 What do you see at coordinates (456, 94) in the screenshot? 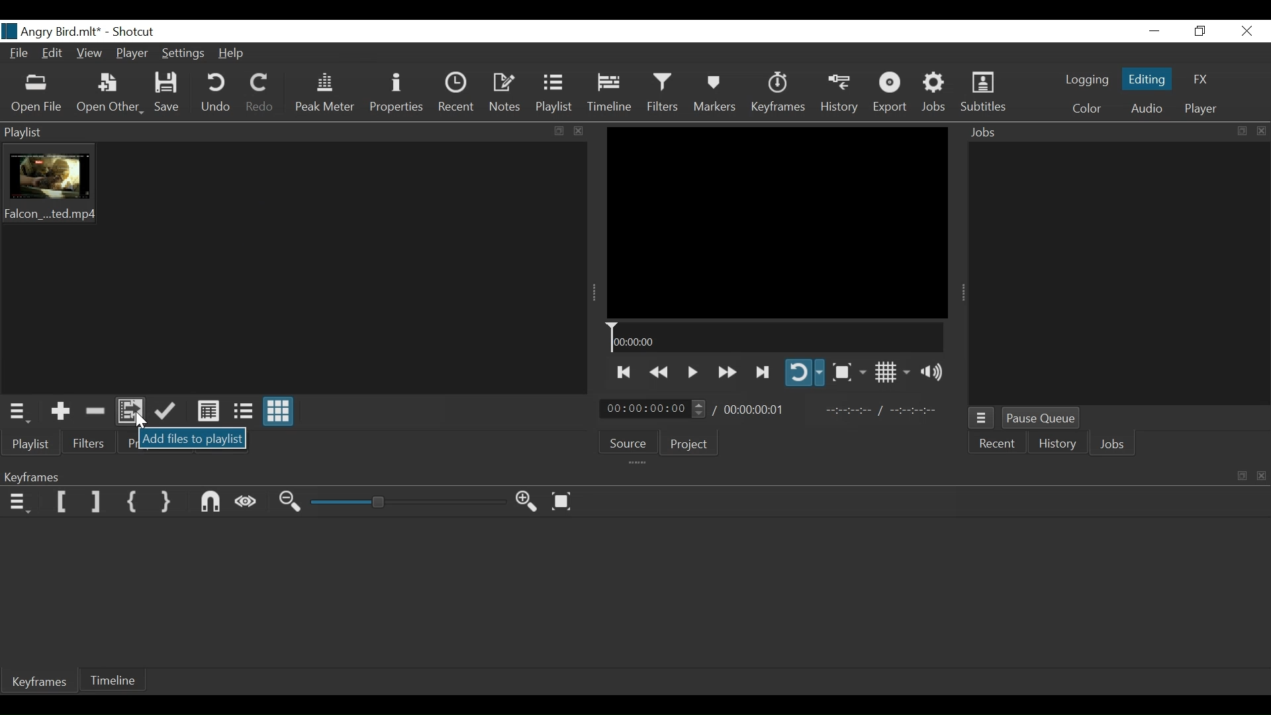
I see `Recent` at bounding box center [456, 94].